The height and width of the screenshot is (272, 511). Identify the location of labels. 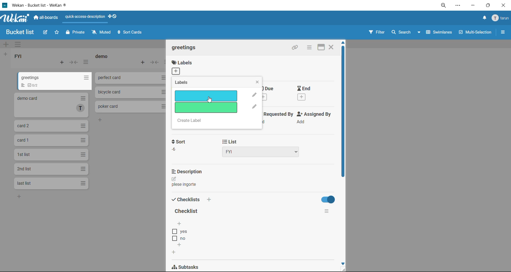
(187, 83).